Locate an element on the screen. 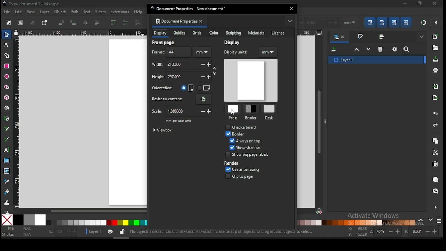  icon and filename is located at coordinates (31, 4).